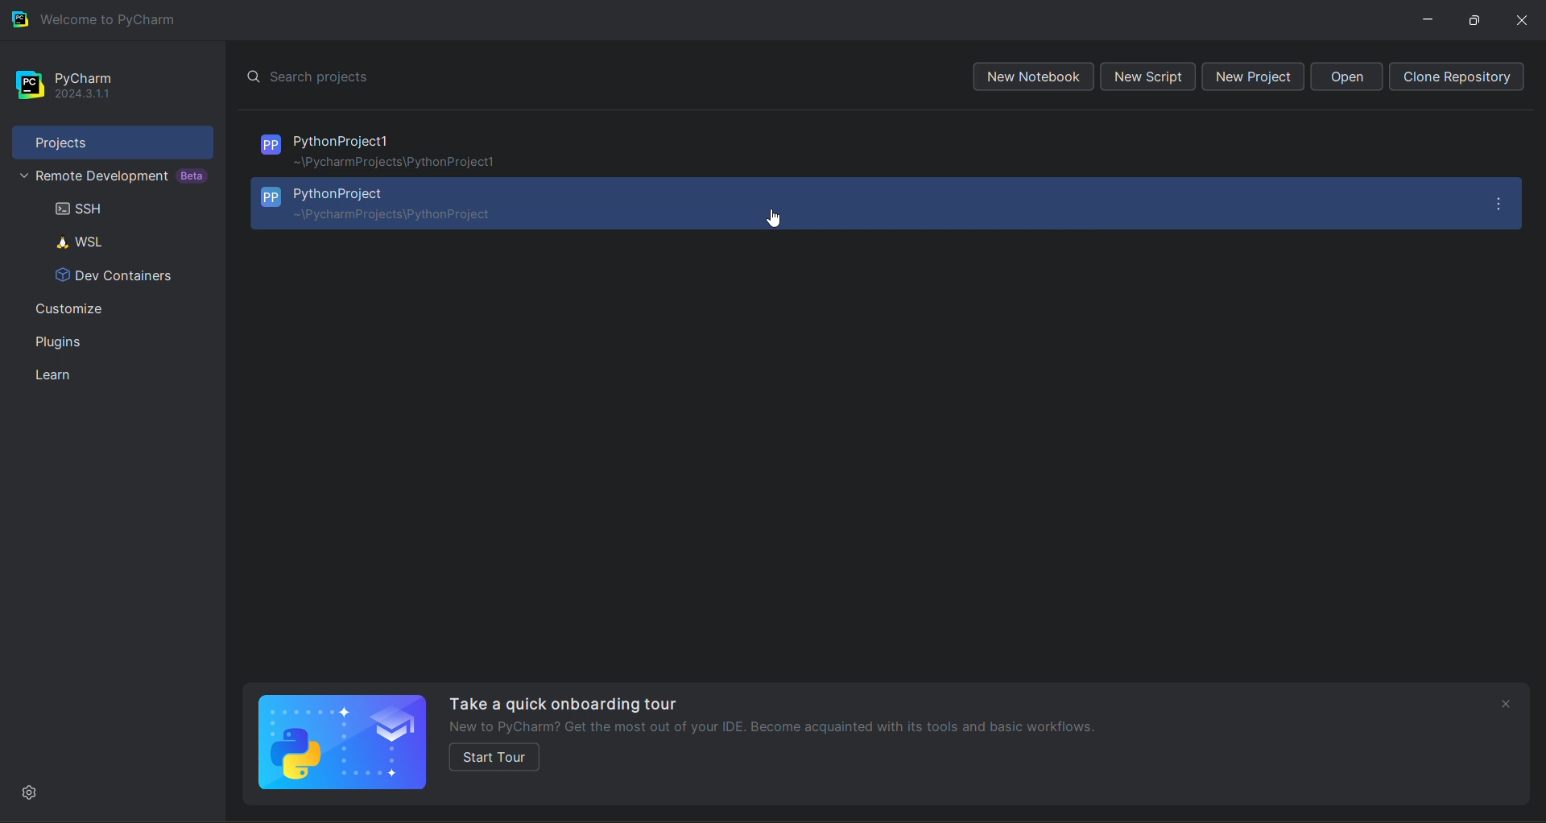 This screenshot has width=1546, height=823. Describe the element at coordinates (113, 308) in the screenshot. I see `customize` at that location.